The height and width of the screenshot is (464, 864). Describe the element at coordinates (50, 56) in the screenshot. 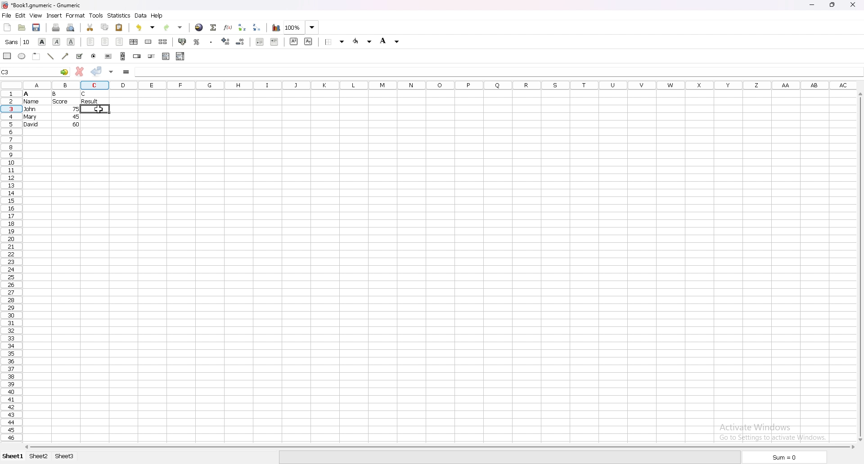

I see `line` at that location.